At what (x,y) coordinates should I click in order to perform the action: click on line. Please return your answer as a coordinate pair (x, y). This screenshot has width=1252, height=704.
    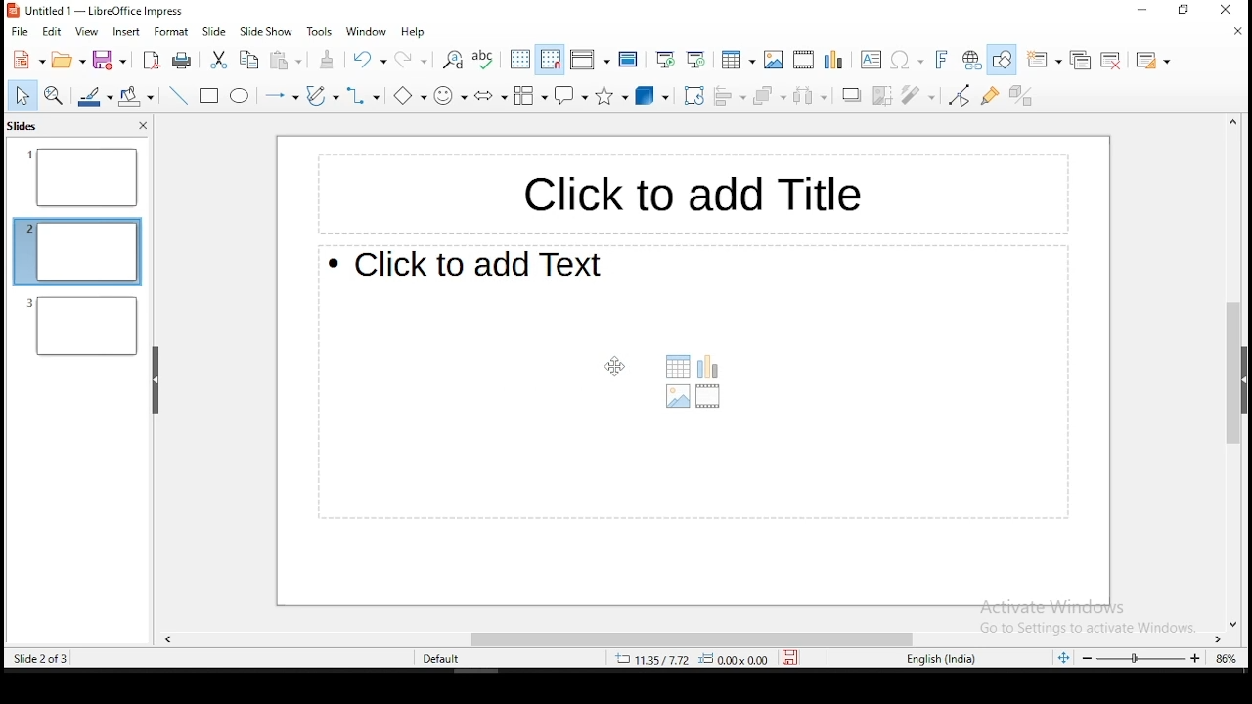
    Looking at the image, I should click on (180, 96).